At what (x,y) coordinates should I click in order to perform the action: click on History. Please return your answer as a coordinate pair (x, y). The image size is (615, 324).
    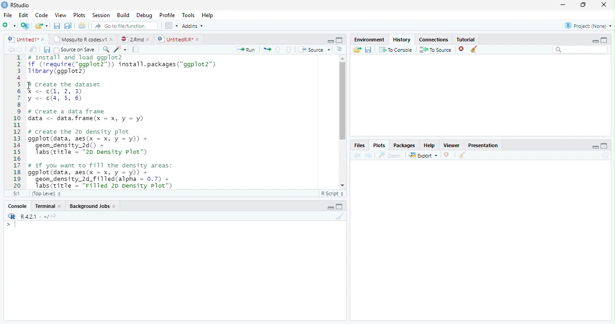
    Looking at the image, I should click on (402, 40).